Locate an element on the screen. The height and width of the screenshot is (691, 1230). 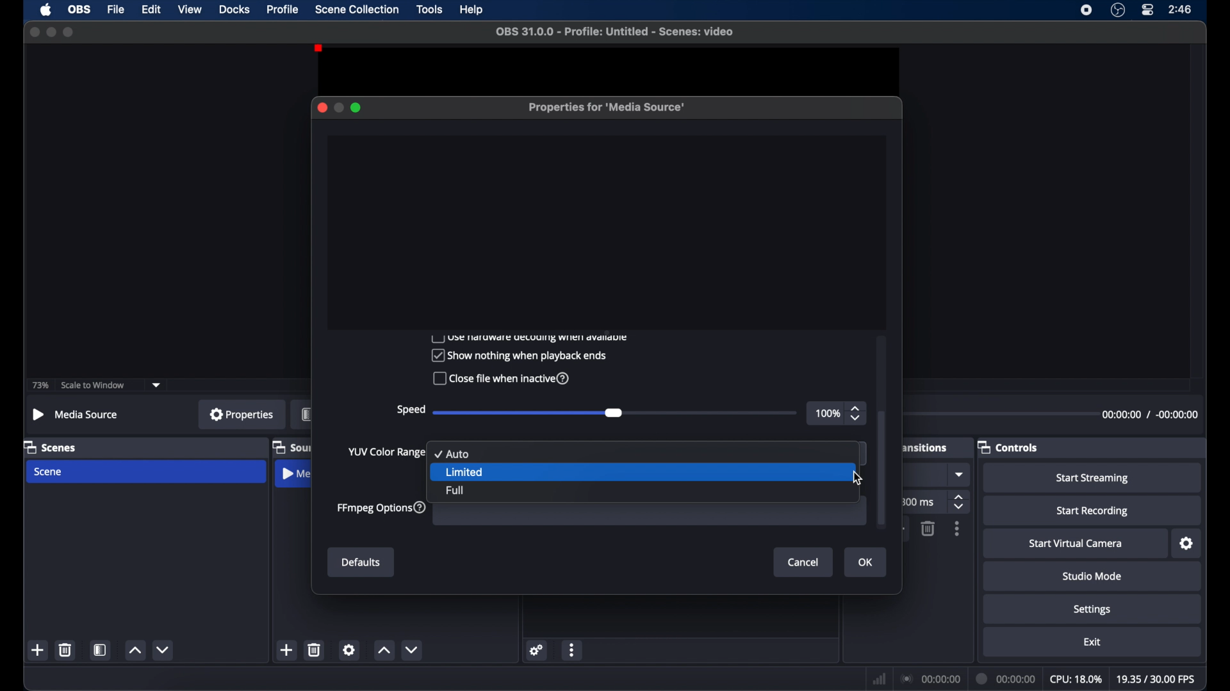
scenes is located at coordinates (51, 447).